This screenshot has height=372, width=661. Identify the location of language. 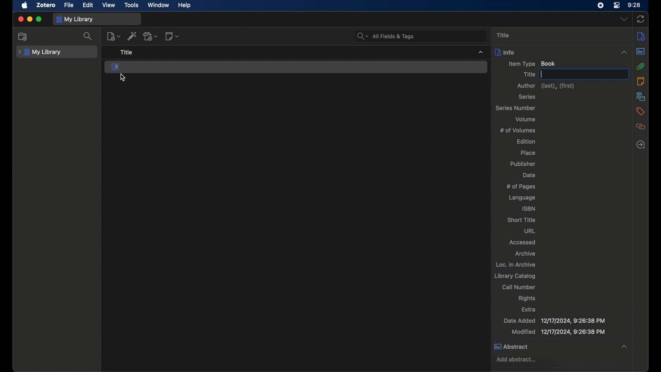
(523, 198).